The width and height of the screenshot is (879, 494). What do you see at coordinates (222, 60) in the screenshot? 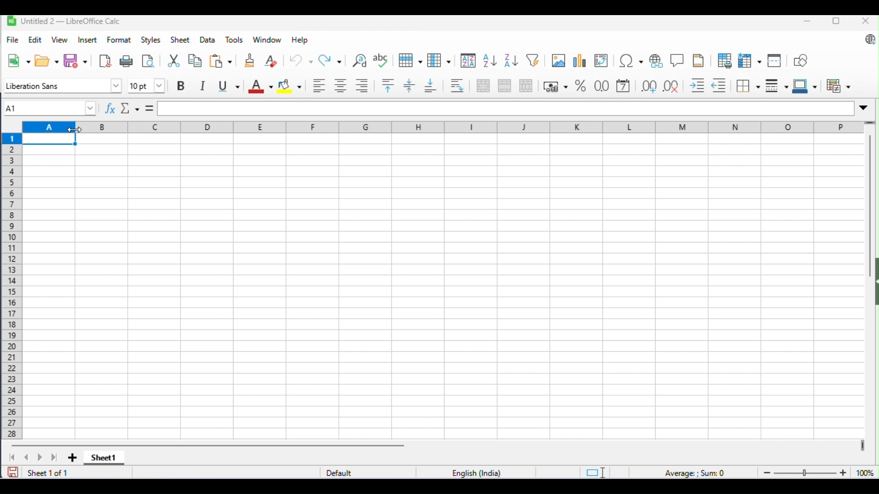
I see `paste` at bounding box center [222, 60].